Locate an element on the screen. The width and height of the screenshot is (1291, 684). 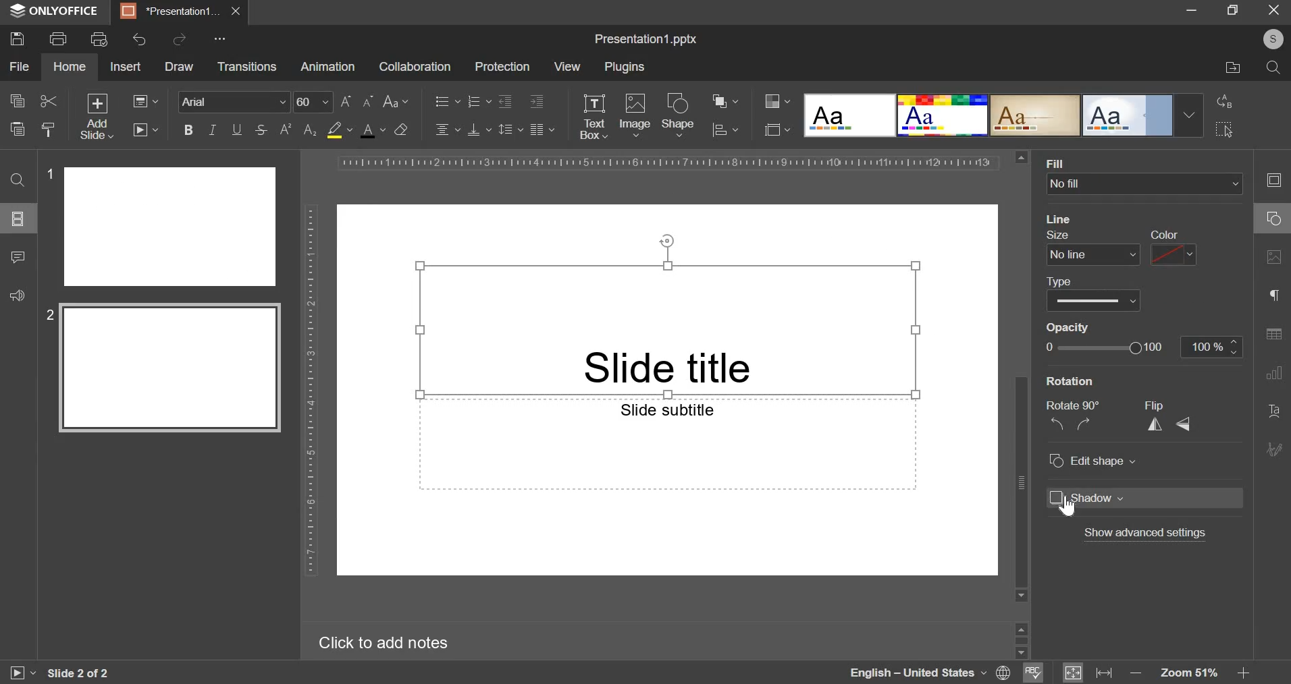
animation is located at coordinates (327, 67).